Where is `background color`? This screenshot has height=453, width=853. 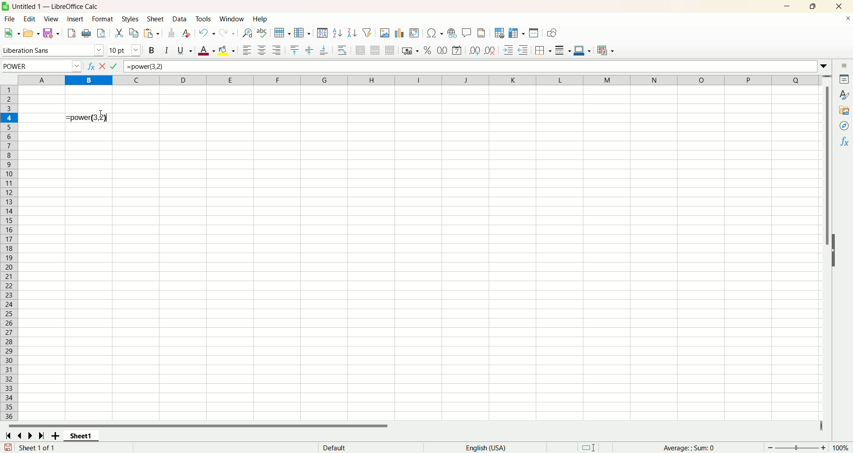 background color is located at coordinates (227, 50).